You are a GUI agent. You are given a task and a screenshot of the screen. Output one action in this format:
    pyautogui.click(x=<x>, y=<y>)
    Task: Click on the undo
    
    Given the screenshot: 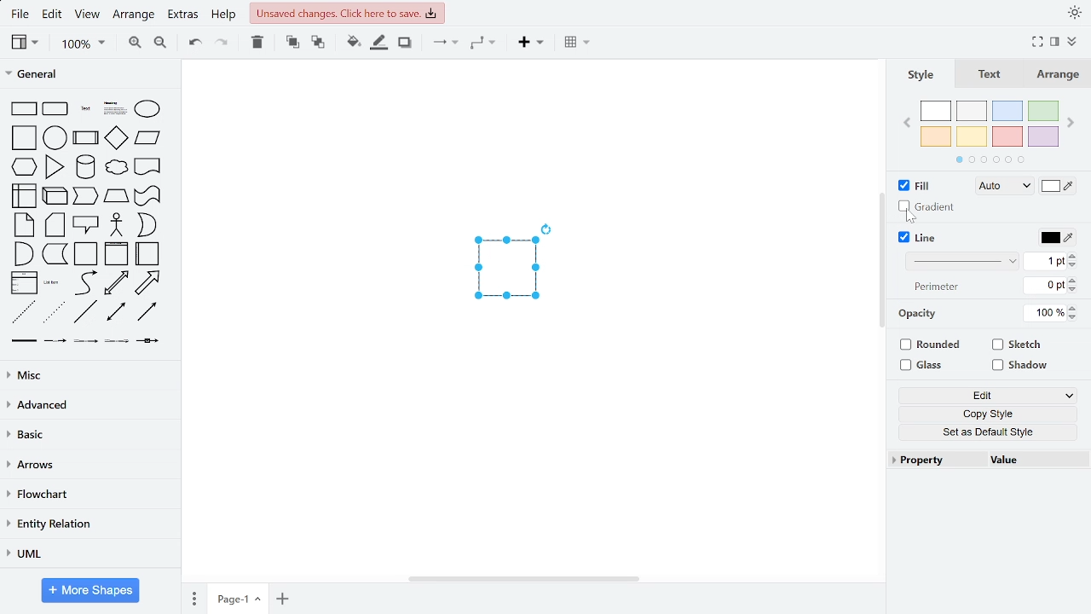 What is the action you would take?
    pyautogui.click(x=194, y=43)
    